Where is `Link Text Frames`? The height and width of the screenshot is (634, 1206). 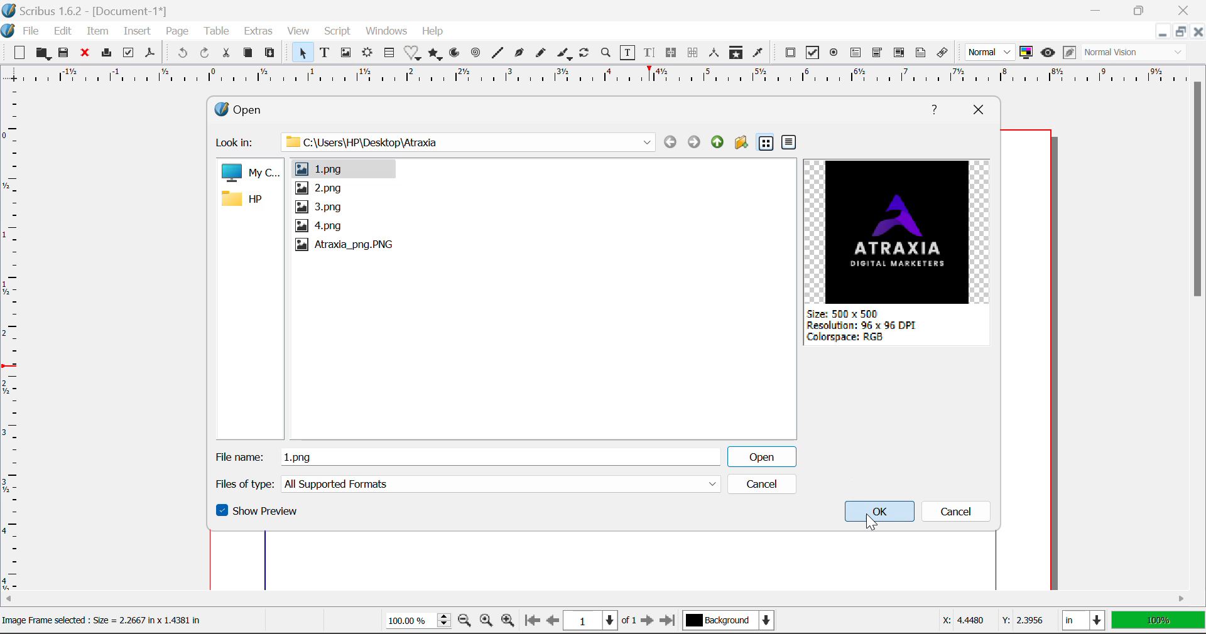
Link Text Frames is located at coordinates (673, 52).